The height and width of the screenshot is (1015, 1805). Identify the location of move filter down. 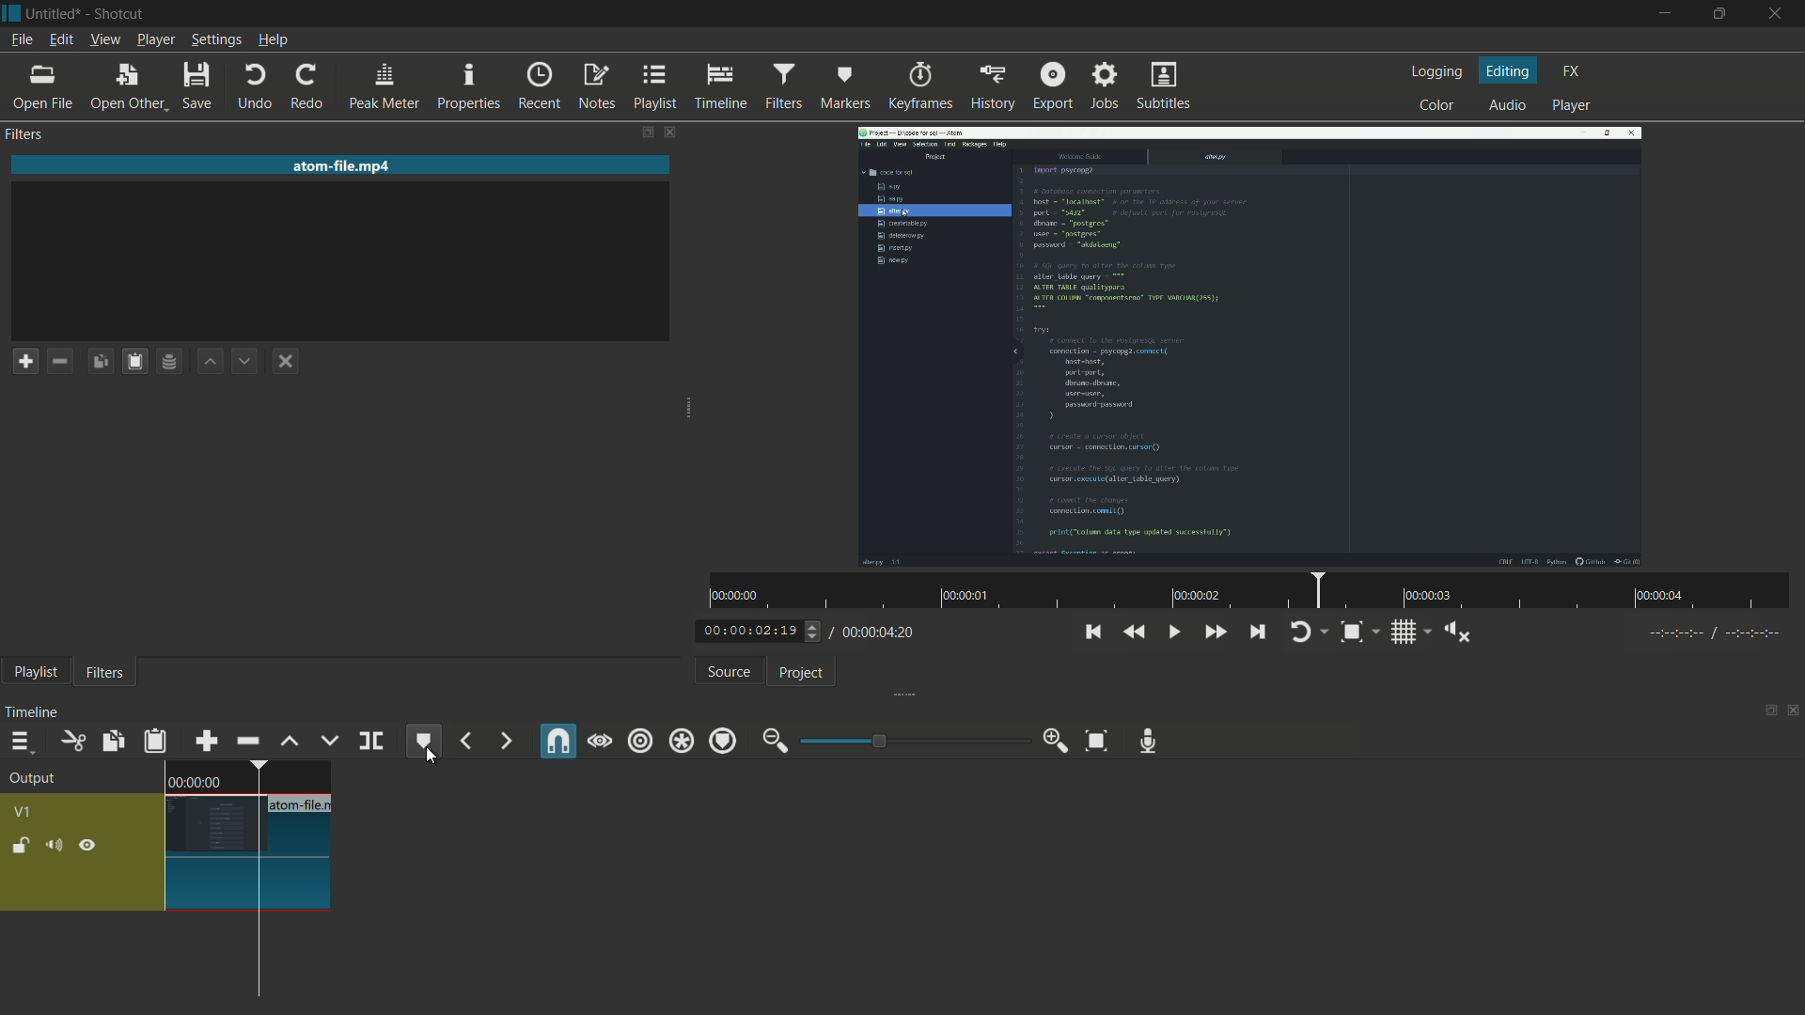
(244, 360).